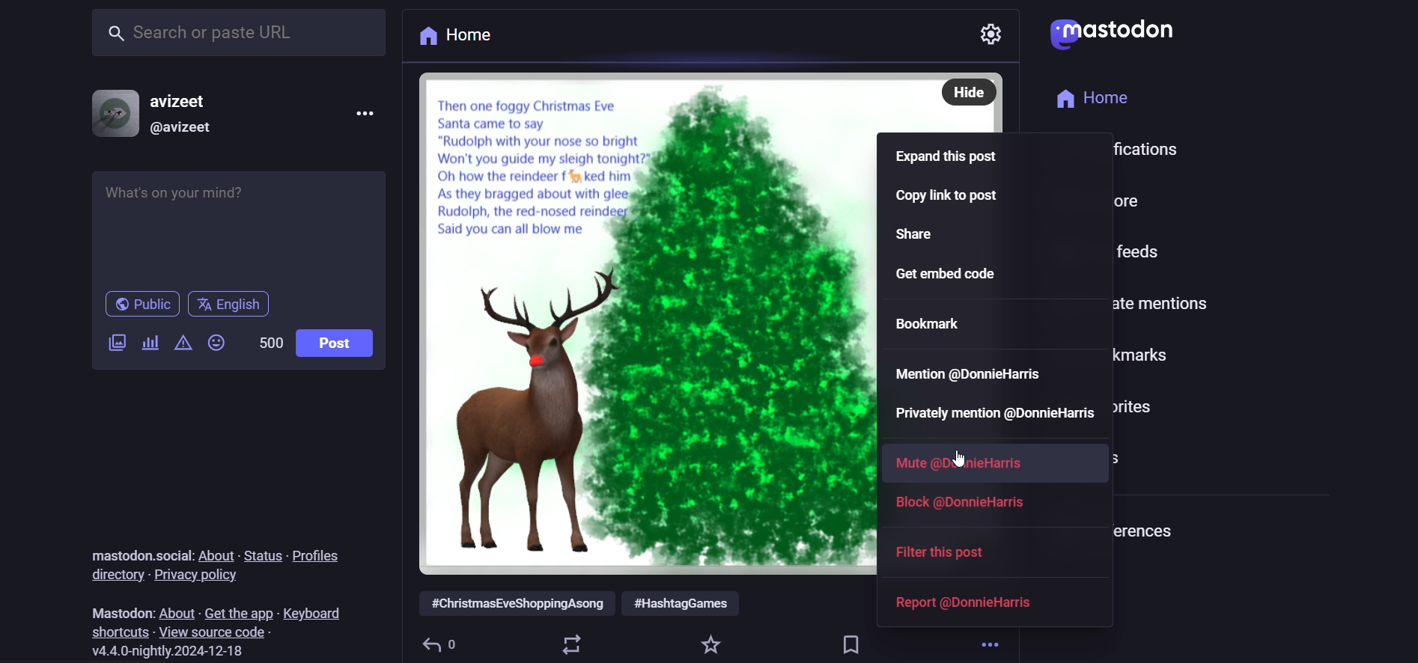 This screenshot has width=1418, height=663. What do you see at coordinates (313, 612) in the screenshot?
I see `keyboard` at bounding box center [313, 612].